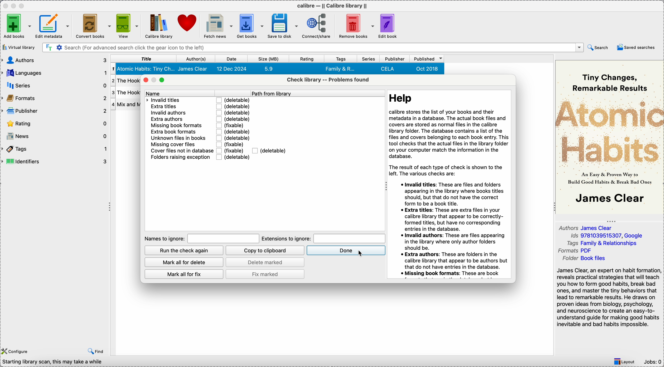 This screenshot has height=367, width=664. Describe the element at coordinates (606, 236) in the screenshot. I see `ads` at that location.